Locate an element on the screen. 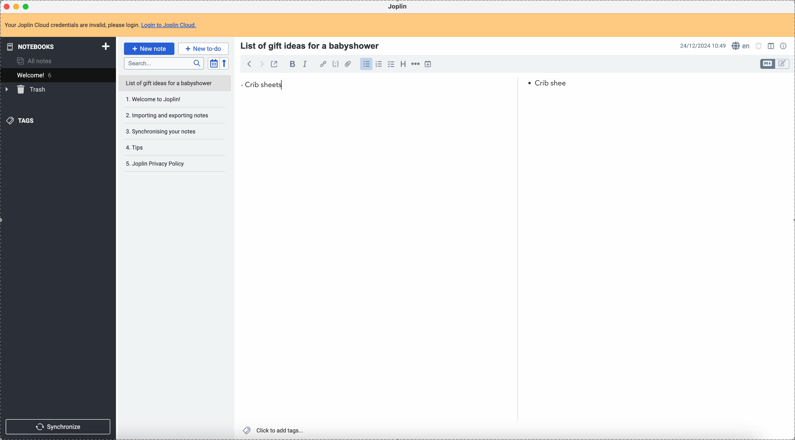 This screenshot has width=795, height=440. toggle edit layout is located at coordinates (783, 64).